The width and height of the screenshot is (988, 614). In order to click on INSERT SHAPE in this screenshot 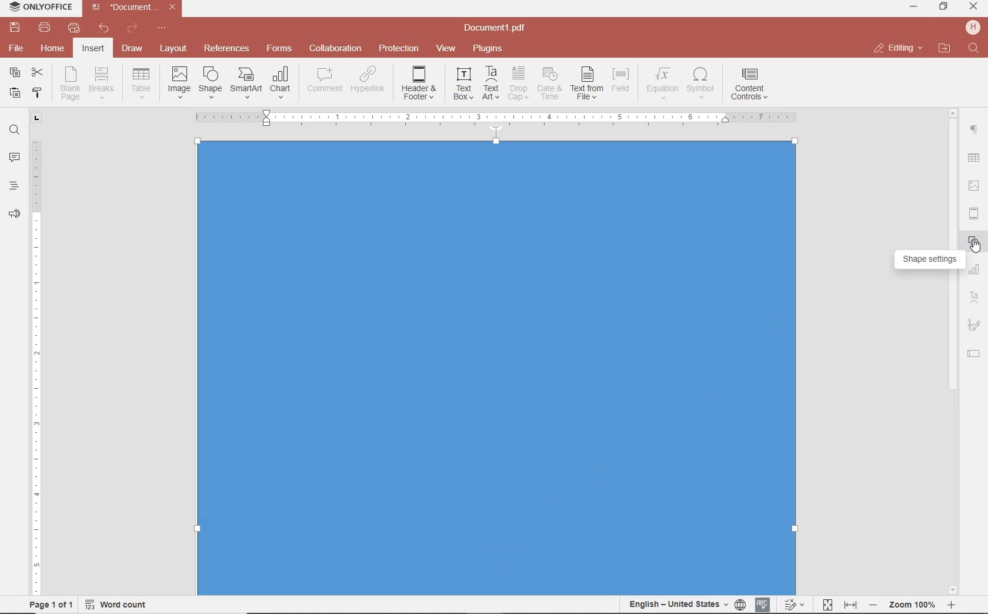, I will do `click(209, 82)`.